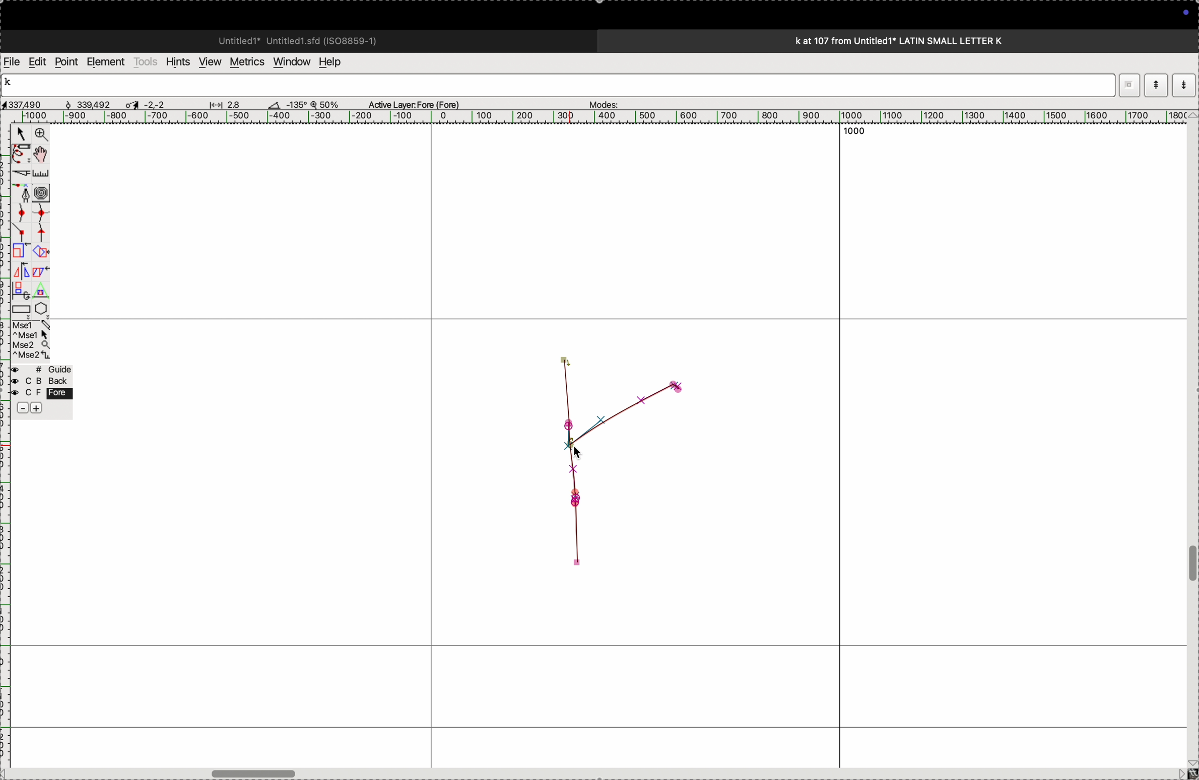 Image resolution: width=1199 pixels, height=780 pixels. I want to click on spline, so click(31, 221).